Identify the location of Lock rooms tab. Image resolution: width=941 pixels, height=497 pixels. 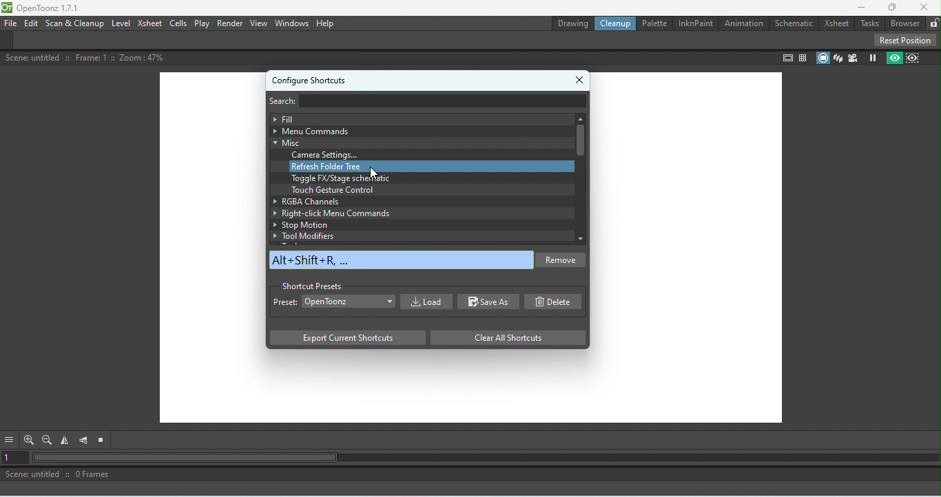
(933, 22).